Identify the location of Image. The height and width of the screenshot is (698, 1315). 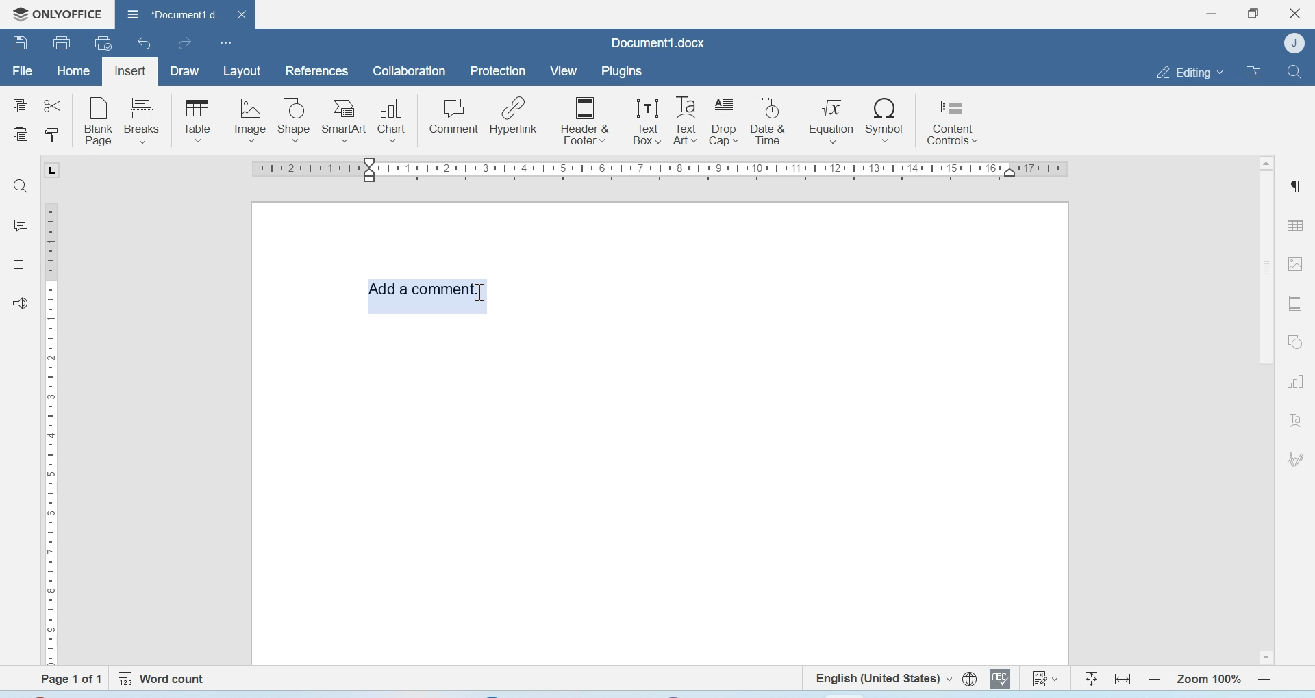
(249, 120).